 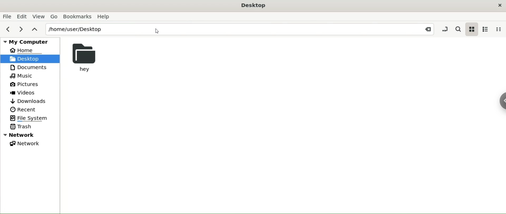 What do you see at coordinates (77, 16) in the screenshot?
I see `bookmarks` at bounding box center [77, 16].